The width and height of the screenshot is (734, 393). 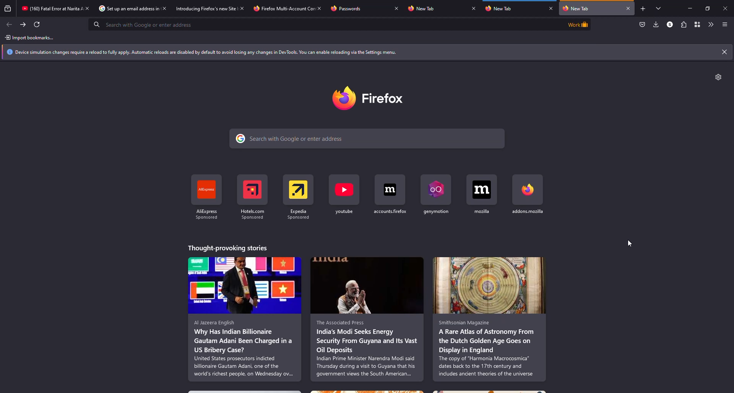 I want to click on Story banner, so click(x=367, y=285).